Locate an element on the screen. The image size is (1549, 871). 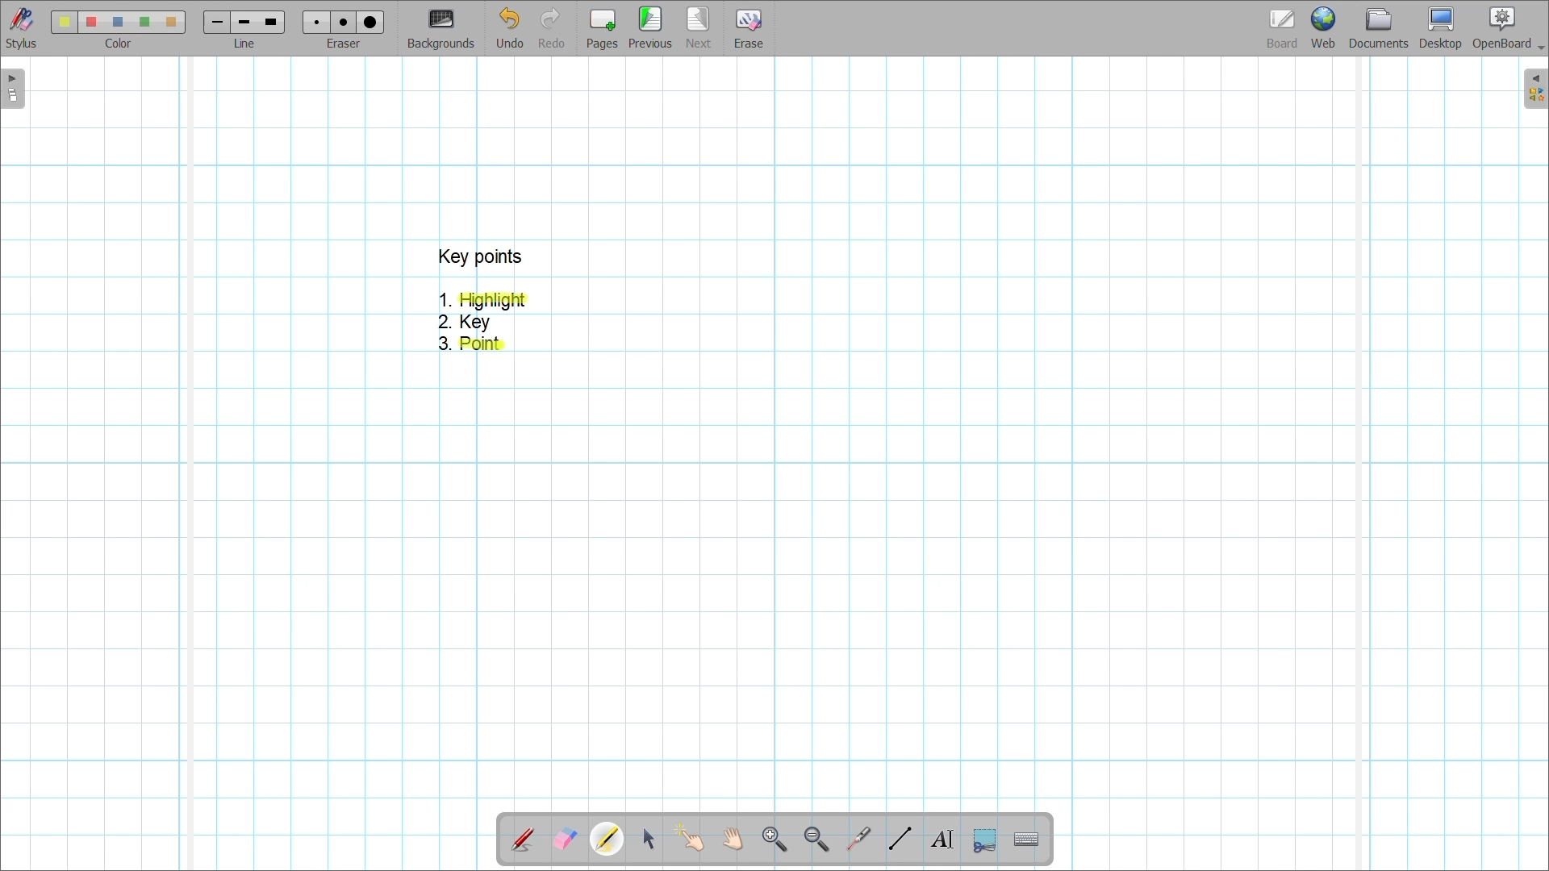
Zoom in is located at coordinates (775, 840).